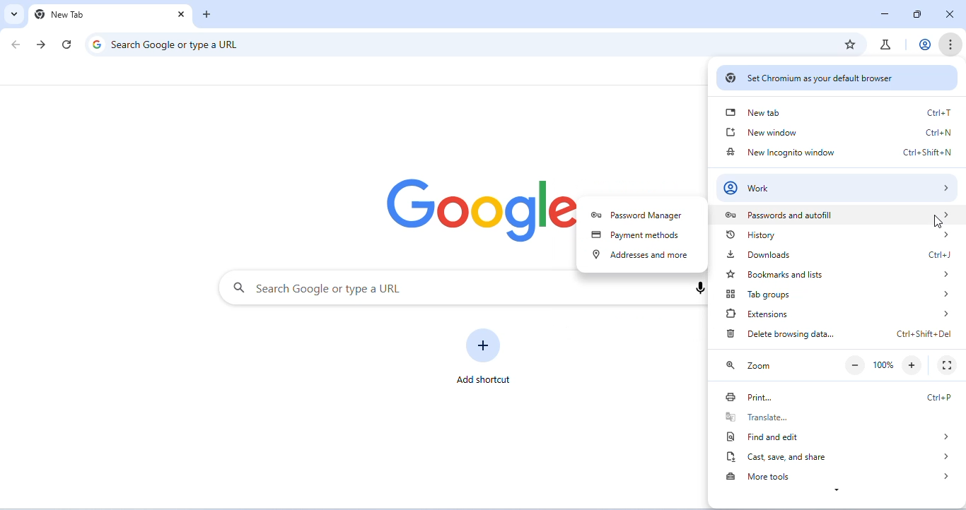  What do you see at coordinates (641, 216) in the screenshot?
I see `password manager` at bounding box center [641, 216].